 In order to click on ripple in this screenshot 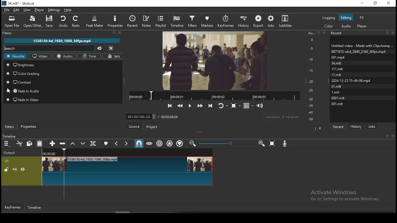, I will do `click(159, 143)`.